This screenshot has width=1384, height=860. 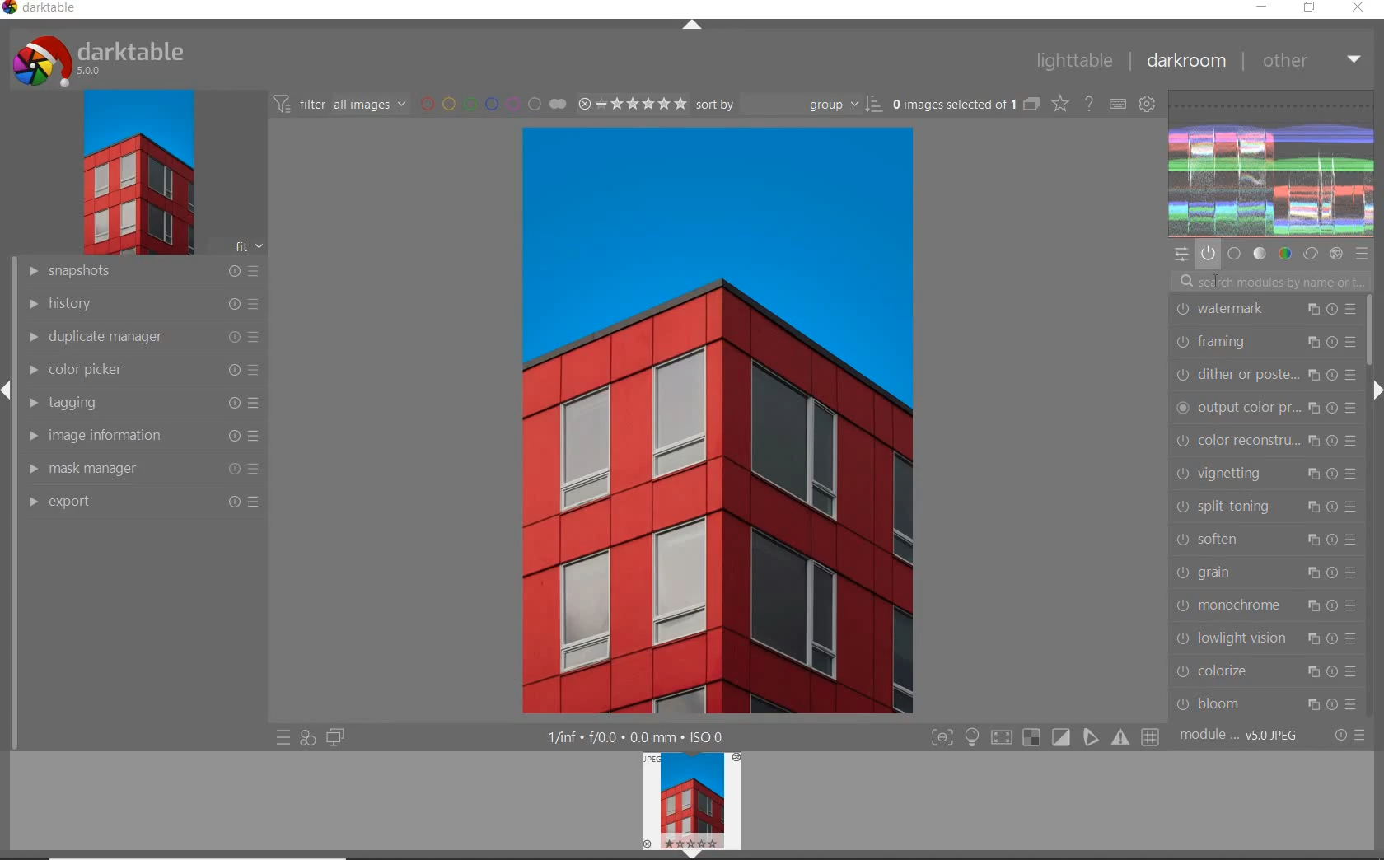 What do you see at coordinates (1265, 704) in the screenshot?
I see `bloom` at bounding box center [1265, 704].